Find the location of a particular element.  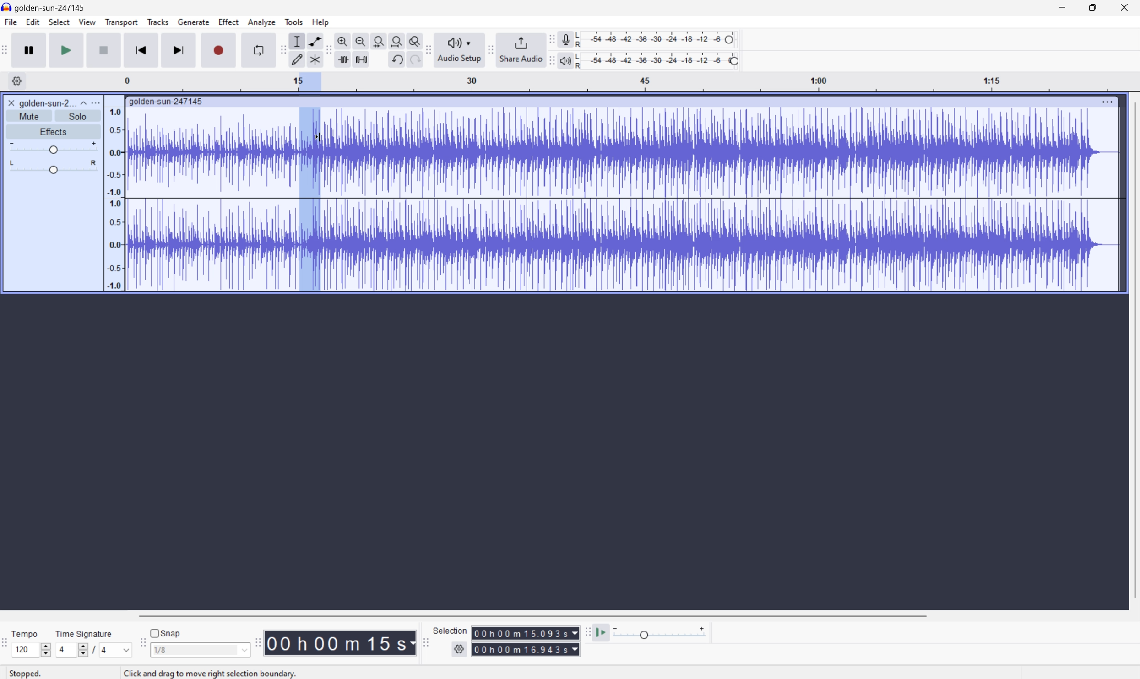

selection to width is located at coordinates (380, 40).